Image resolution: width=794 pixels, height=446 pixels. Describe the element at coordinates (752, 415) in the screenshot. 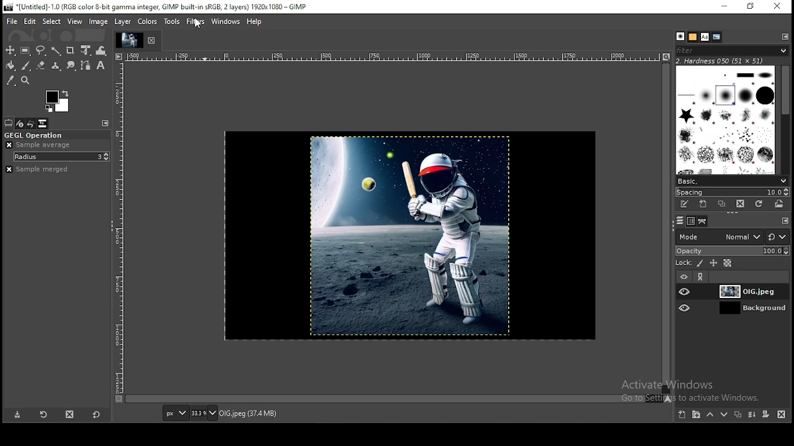

I see `merge this layer` at that location.